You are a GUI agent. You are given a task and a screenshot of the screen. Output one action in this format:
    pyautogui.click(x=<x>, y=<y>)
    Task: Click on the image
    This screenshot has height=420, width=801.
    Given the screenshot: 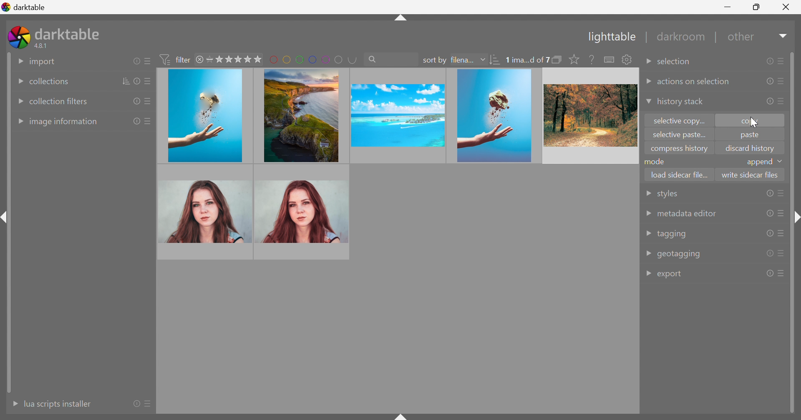 What is the action you would take?
    pyautogui.click(x=494, y=116)
    